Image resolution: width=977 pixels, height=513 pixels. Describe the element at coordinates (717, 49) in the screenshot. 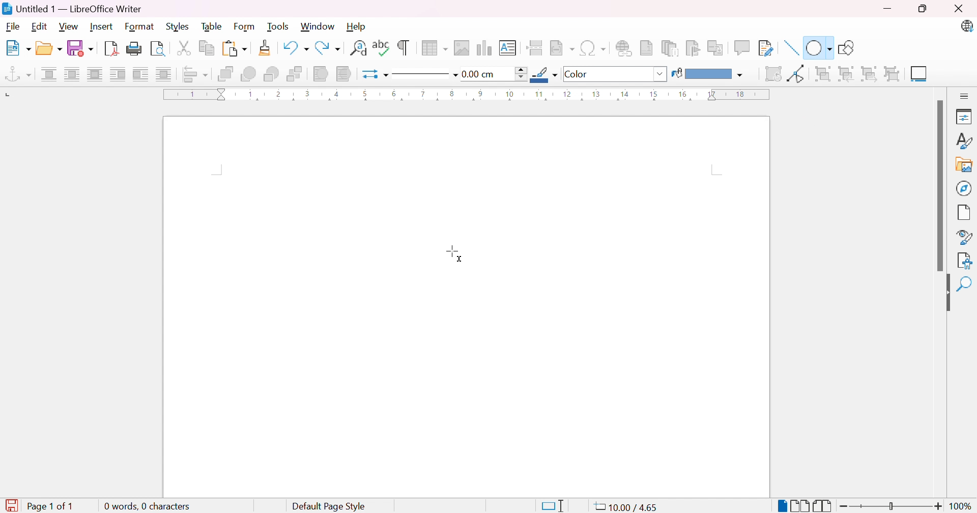

I see `Insert cross-reference` at that location.